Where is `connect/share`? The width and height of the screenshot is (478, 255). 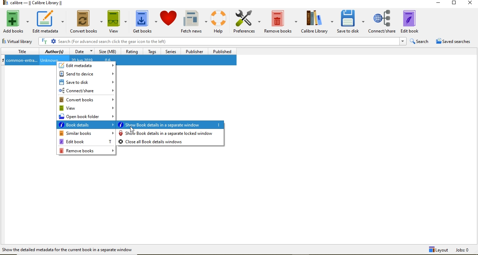
connect/share is located at coordinates (86, 90).